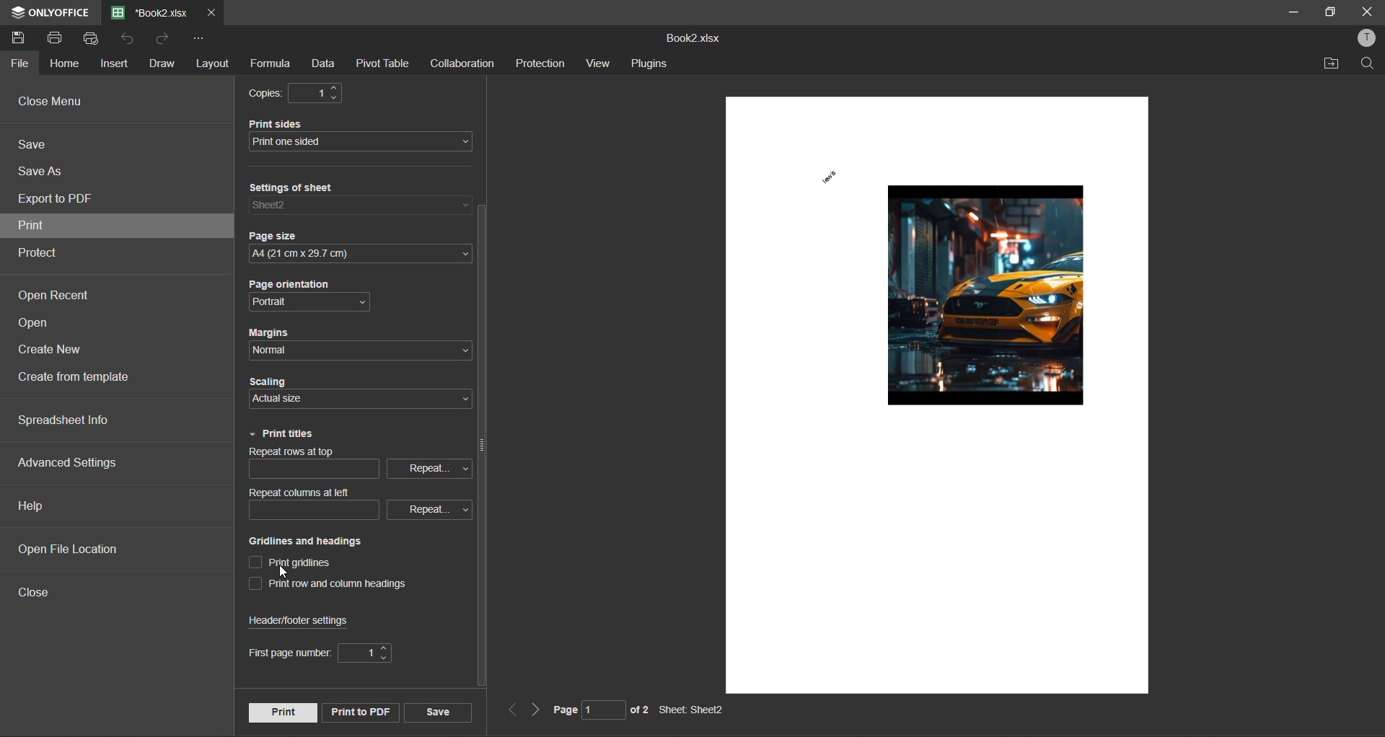 This screenshot has height=737, width=1385. I want to click on formula, so click(269, 64).